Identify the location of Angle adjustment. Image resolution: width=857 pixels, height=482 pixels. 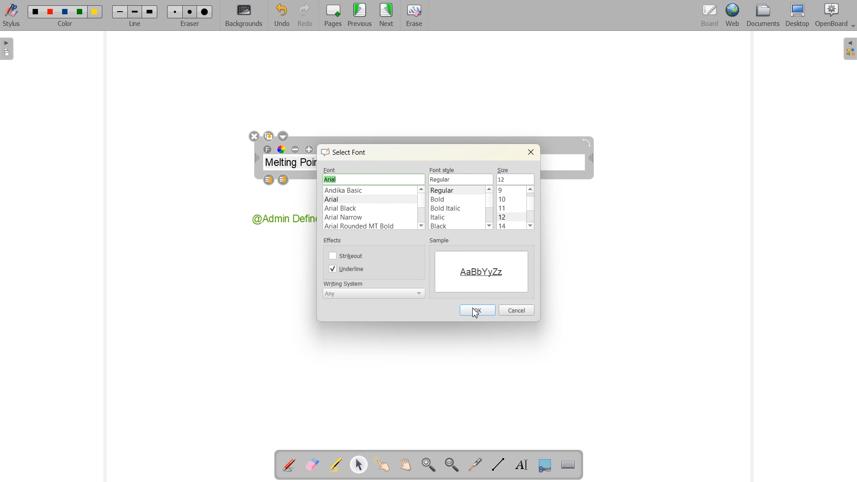
(588, 143).